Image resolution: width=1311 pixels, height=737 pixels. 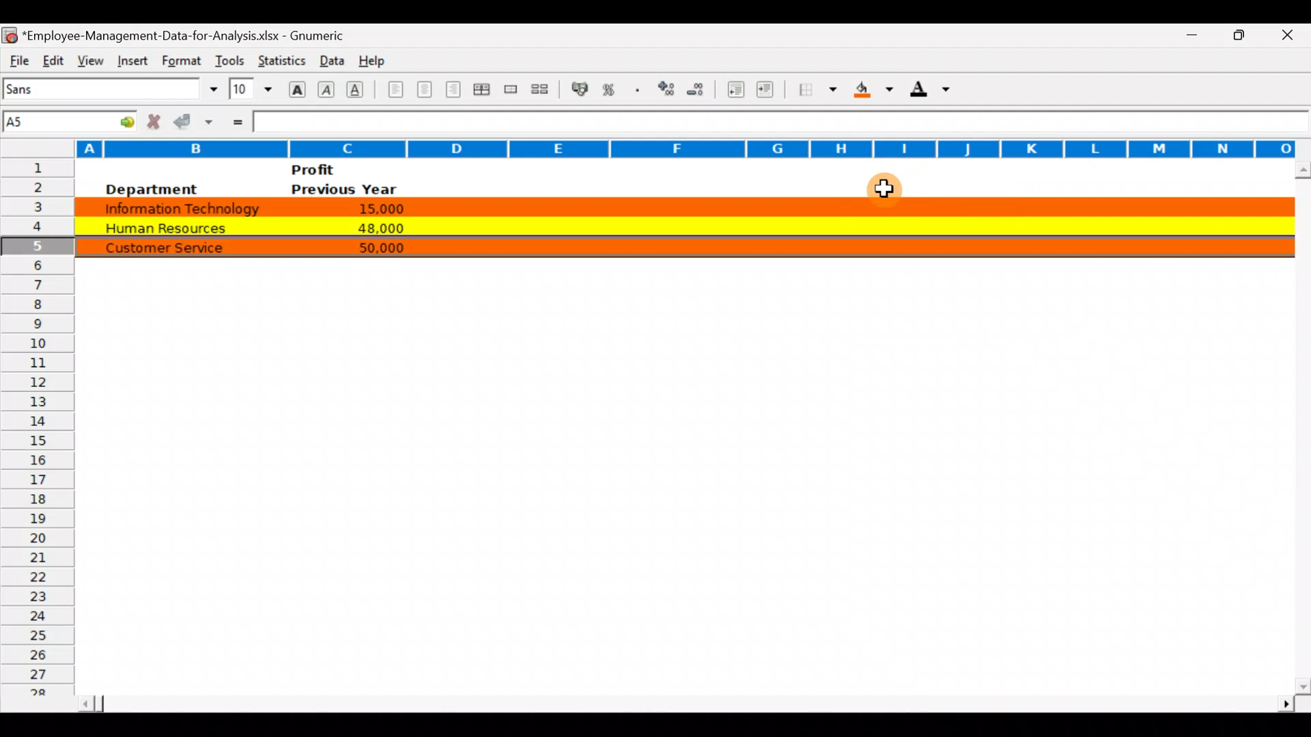 What do you see at coordinates (18, 59) in the screenshot?
I see `File` at bounding box center [18, 59].